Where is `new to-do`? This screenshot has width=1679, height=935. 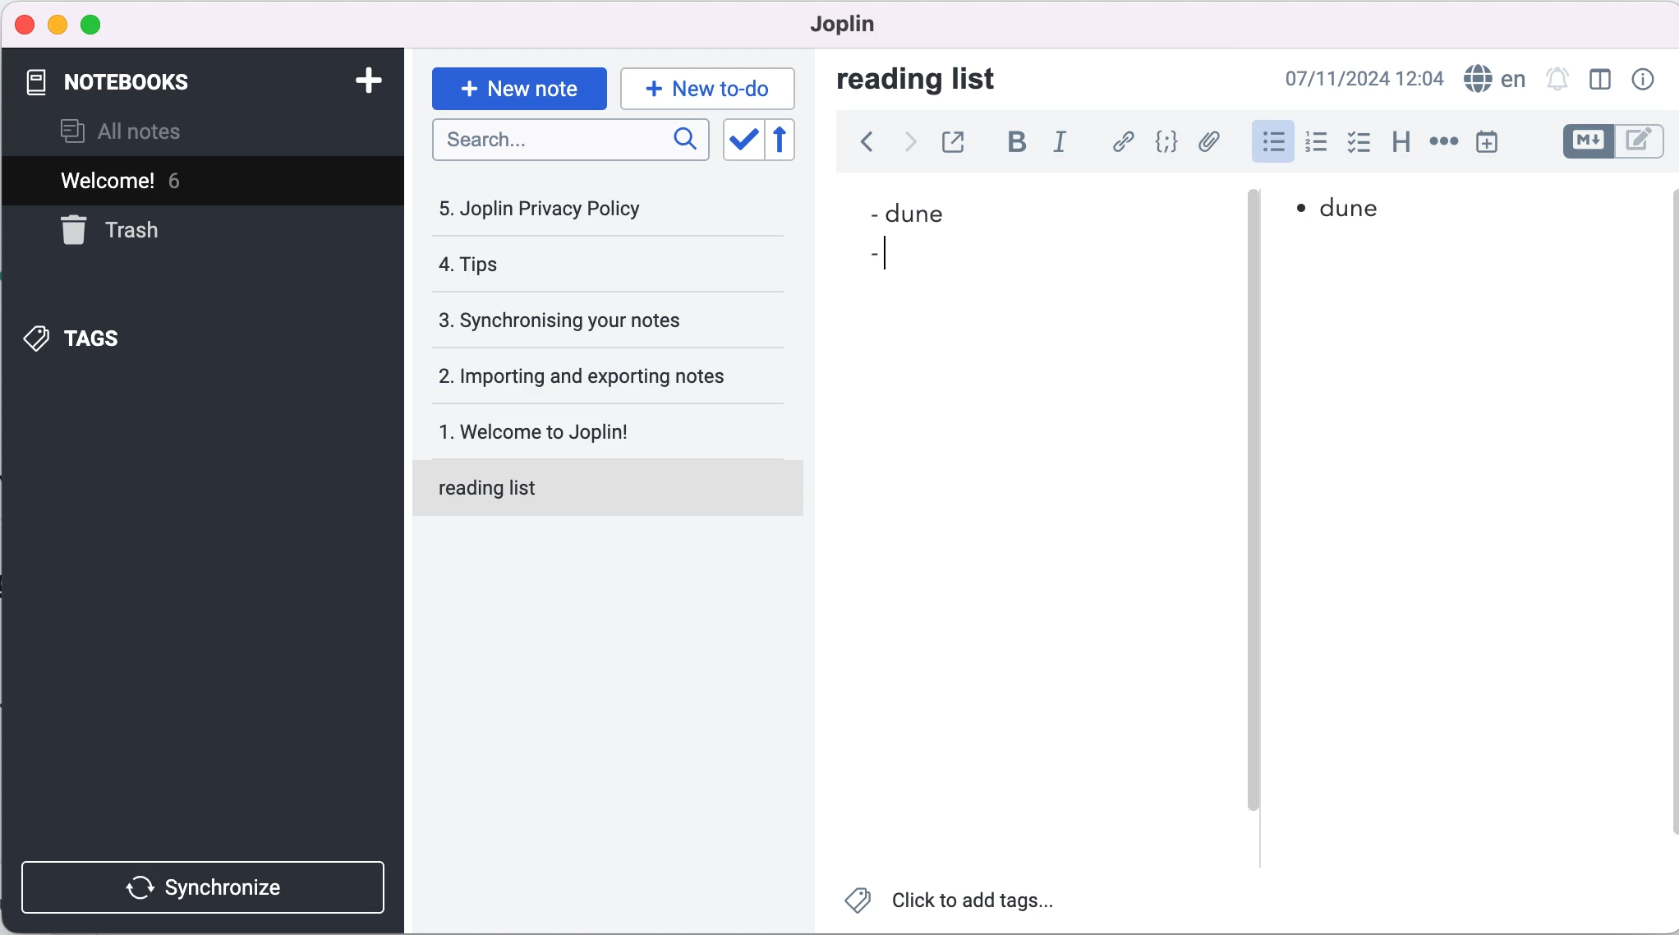
new to-do is located at coordinates (711, 85).